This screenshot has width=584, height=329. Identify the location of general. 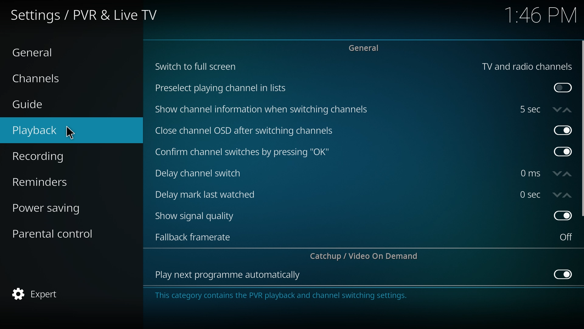
(43, 52).